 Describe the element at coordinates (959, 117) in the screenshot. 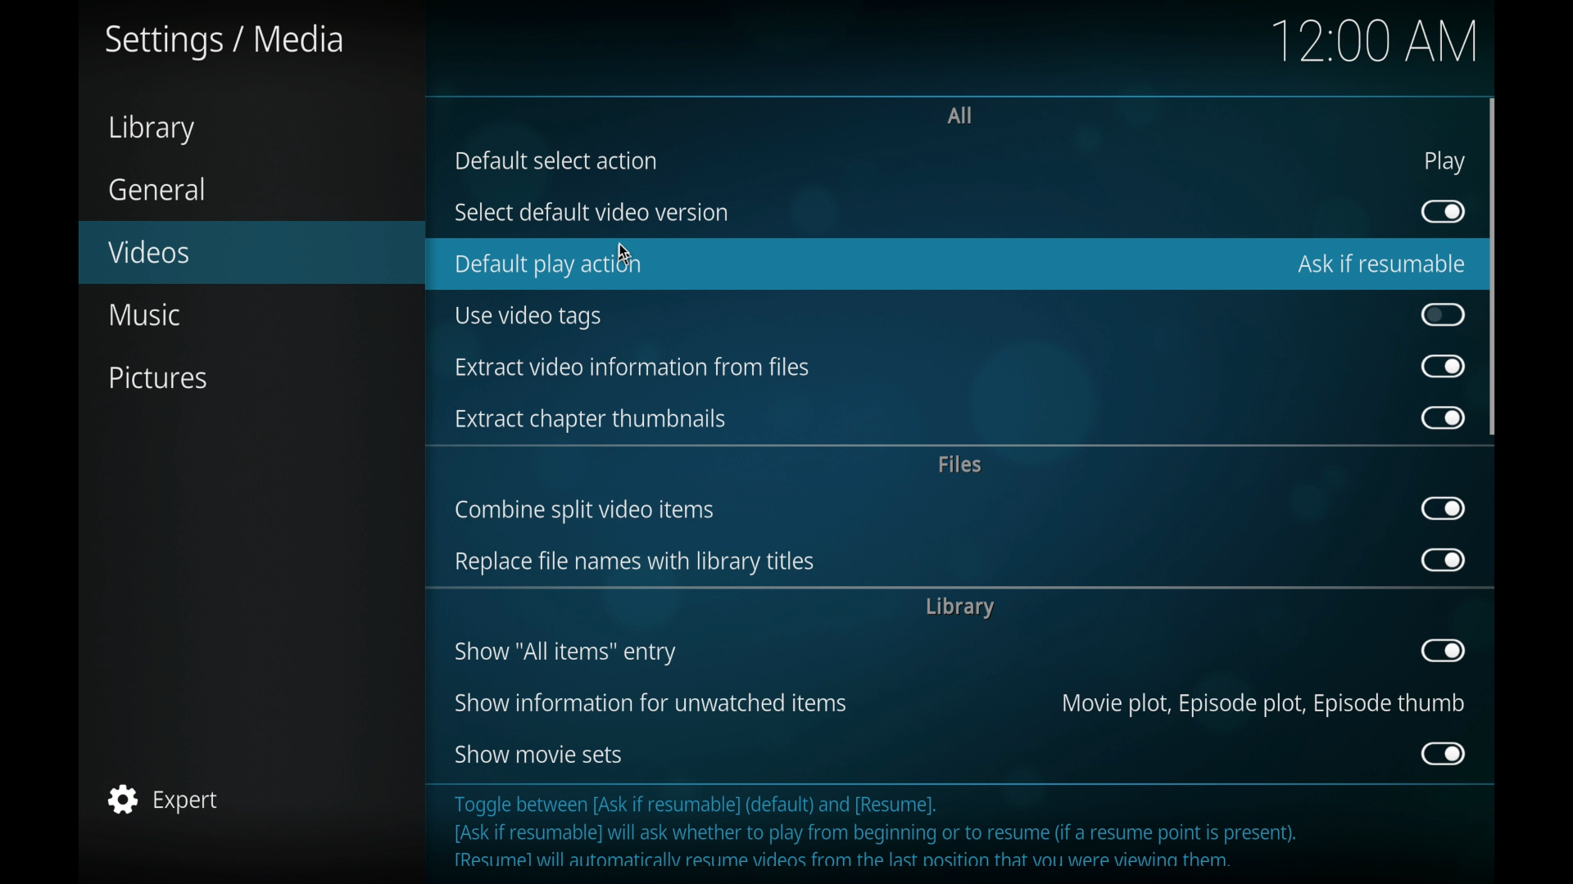

I see `all` at that location.